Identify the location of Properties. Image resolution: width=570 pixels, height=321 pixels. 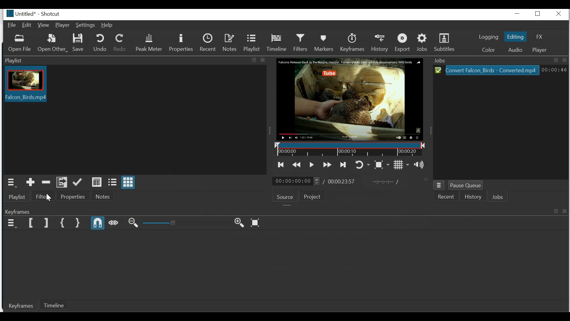
(180, 43).